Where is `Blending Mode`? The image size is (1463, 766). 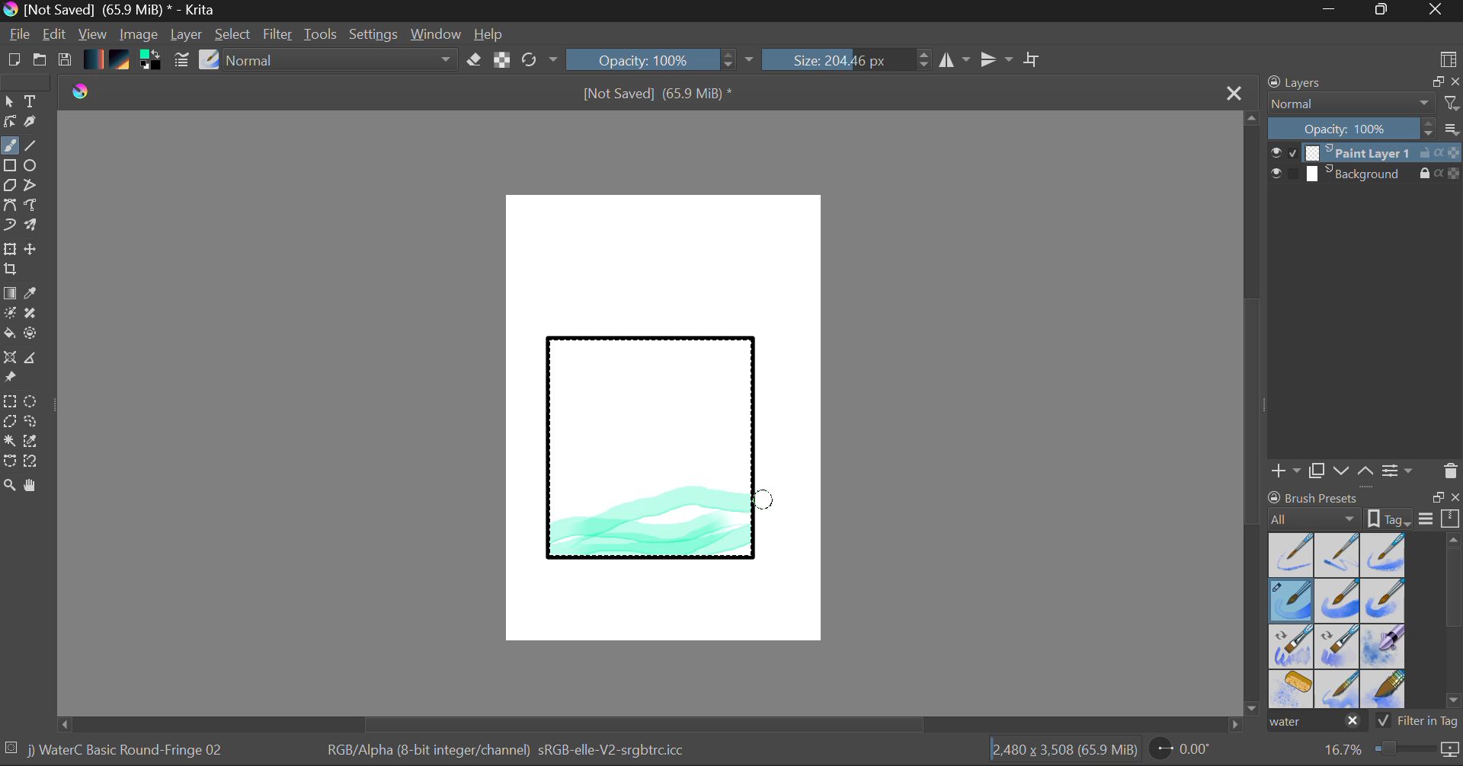
Blending Mode is located at coordinates (1364, 104).